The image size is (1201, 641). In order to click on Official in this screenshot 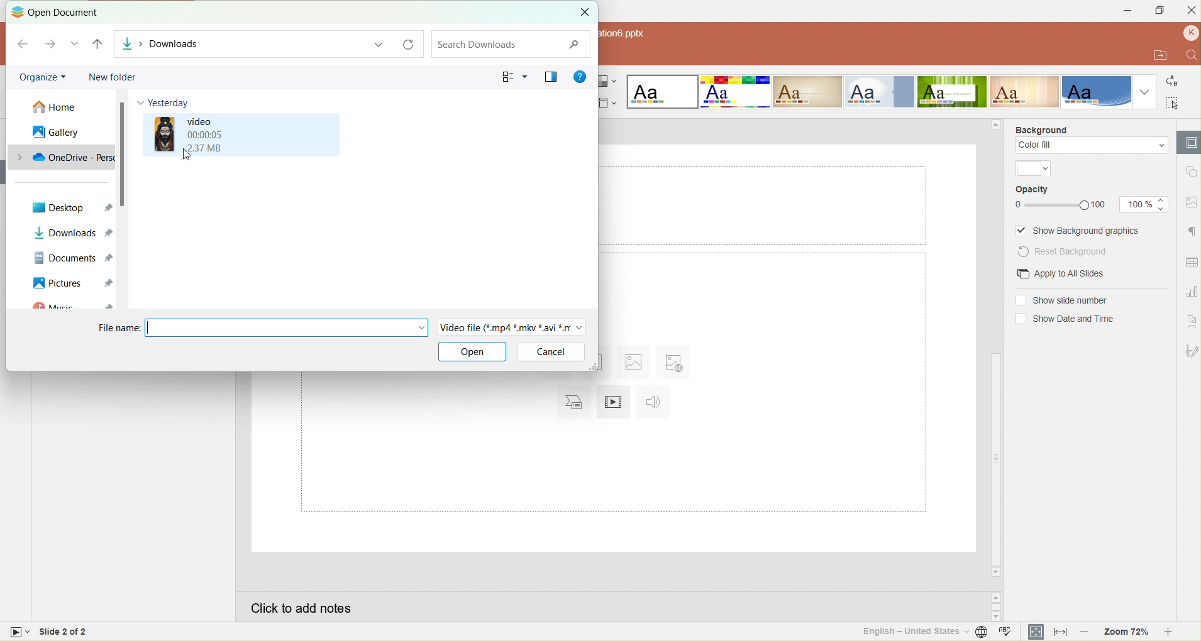, I will do `click(879, 92)`.